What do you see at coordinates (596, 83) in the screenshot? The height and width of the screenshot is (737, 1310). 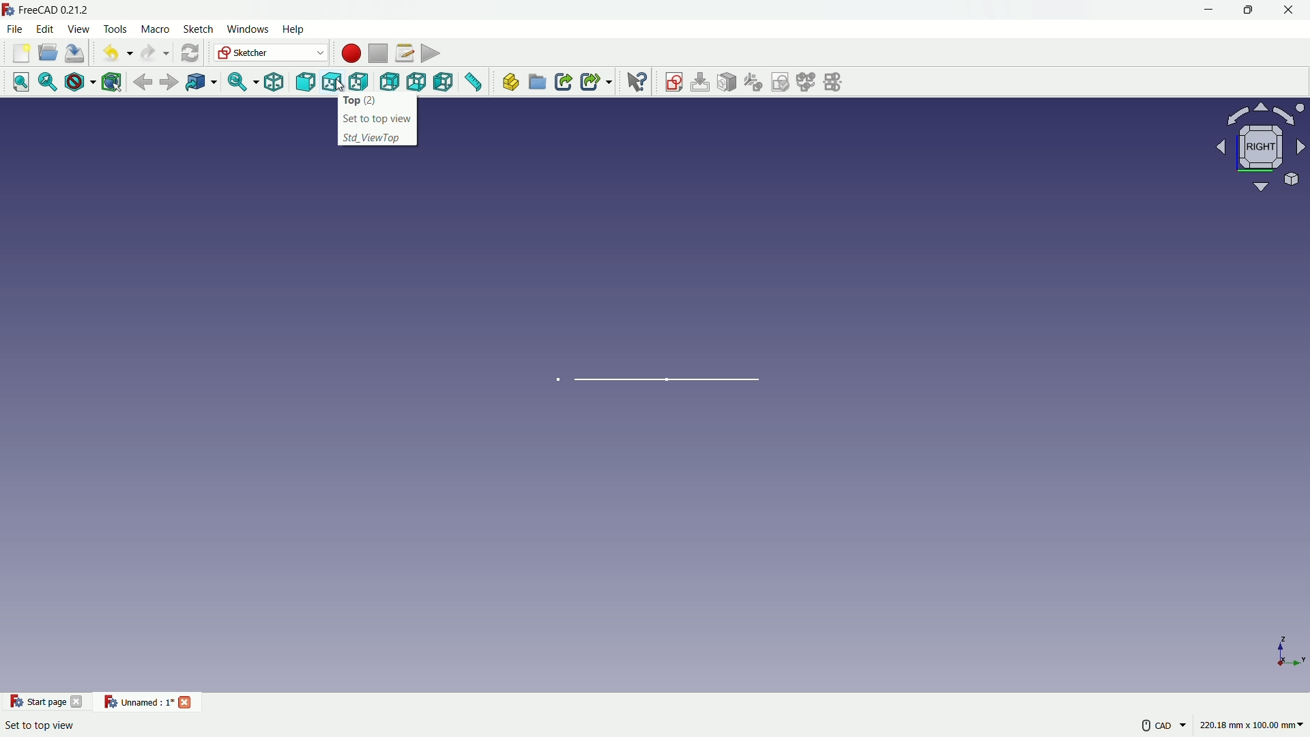 I see `make sublink` at bounding box center [596, 83].